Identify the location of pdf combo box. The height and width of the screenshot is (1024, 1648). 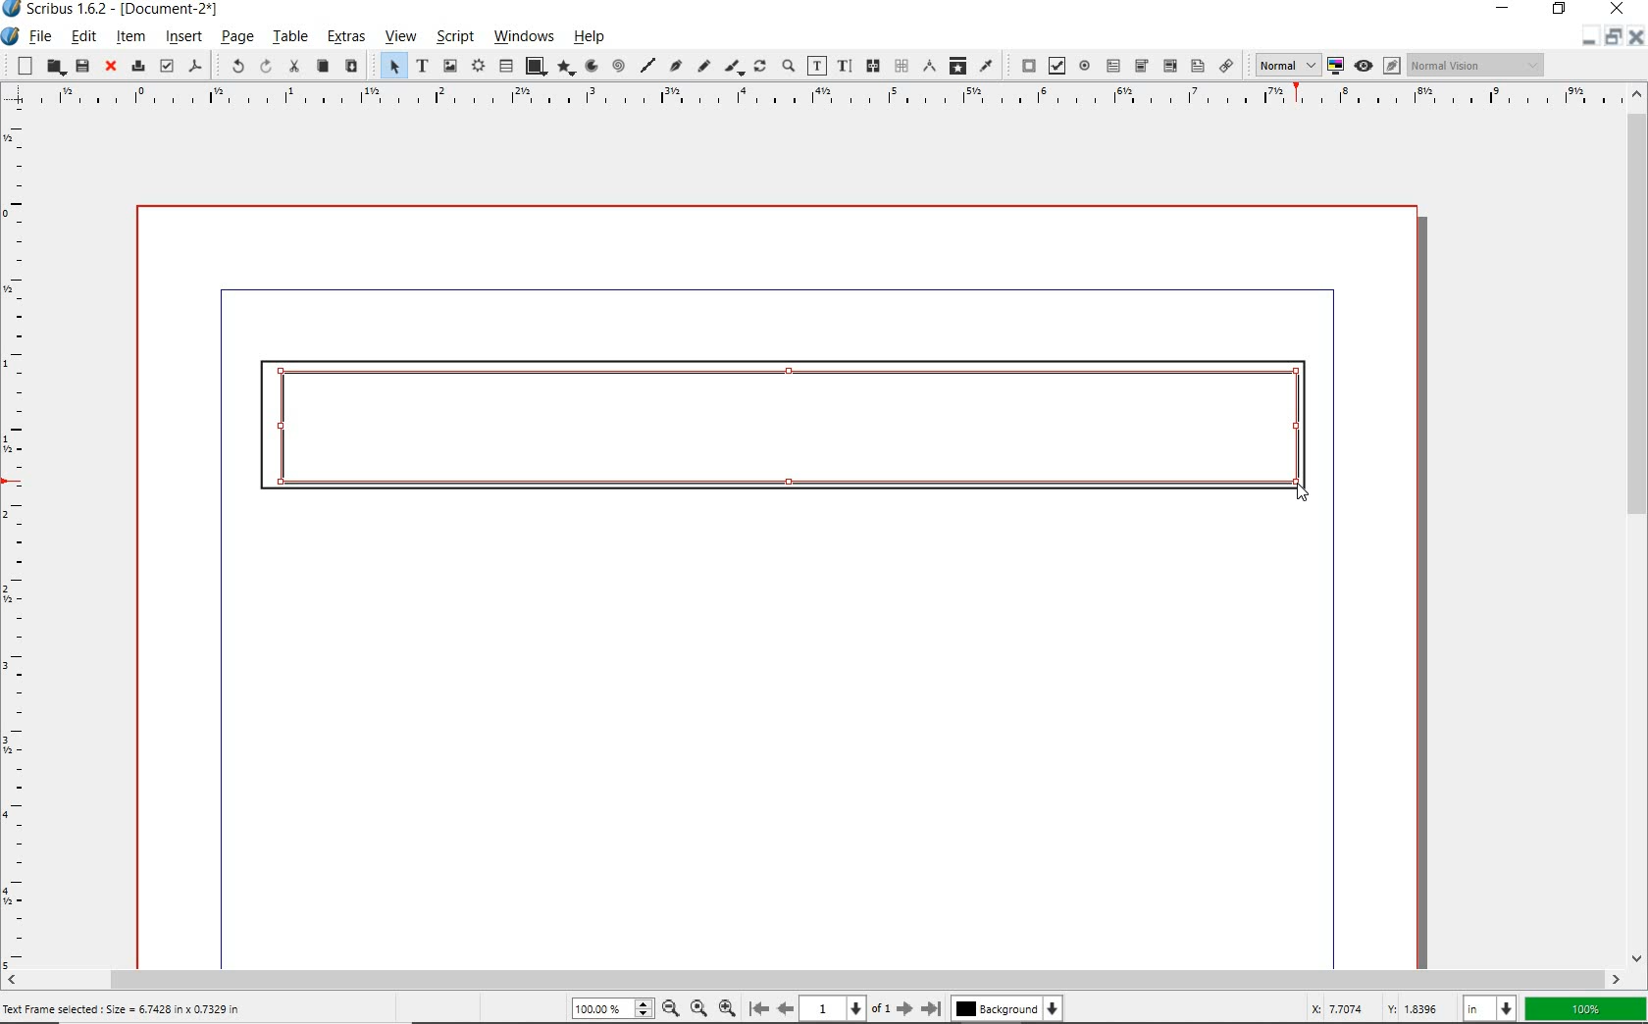
(1141, 67).